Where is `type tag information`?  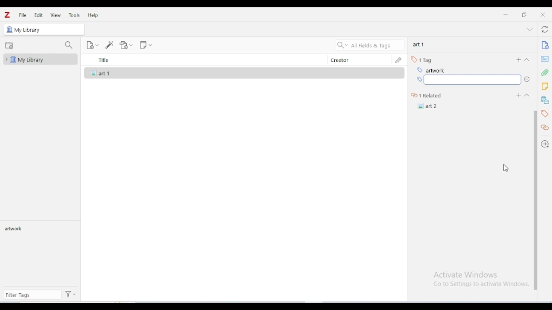 type tag information is located at coordinates (469, 81).